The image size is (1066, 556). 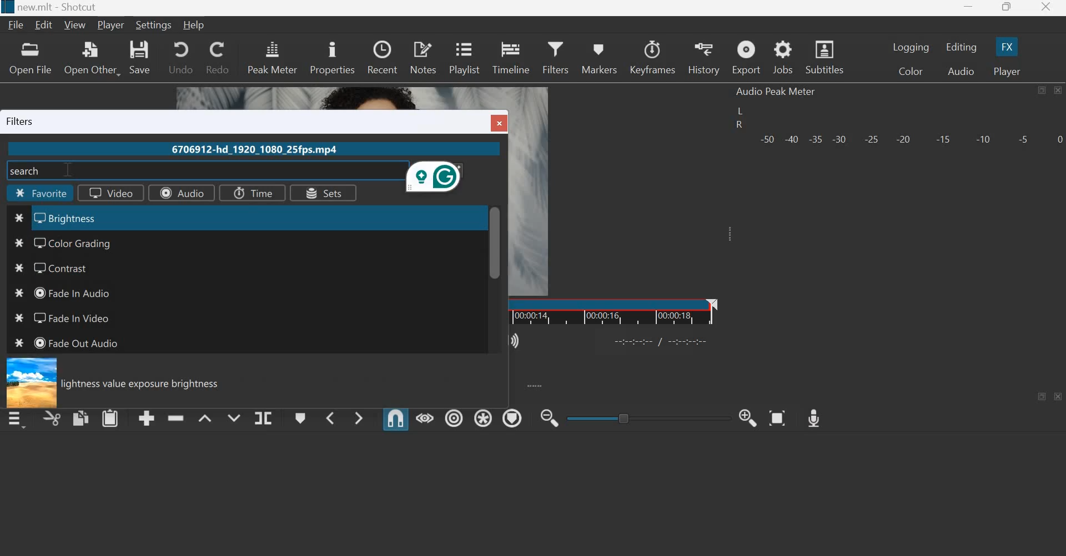 I want to click on peak meter, so click(x=273, y=57).